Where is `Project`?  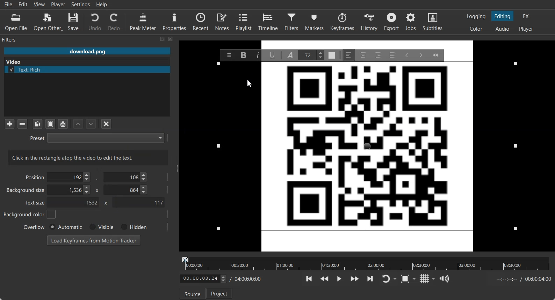 Project is located at coordinates (220, 293).